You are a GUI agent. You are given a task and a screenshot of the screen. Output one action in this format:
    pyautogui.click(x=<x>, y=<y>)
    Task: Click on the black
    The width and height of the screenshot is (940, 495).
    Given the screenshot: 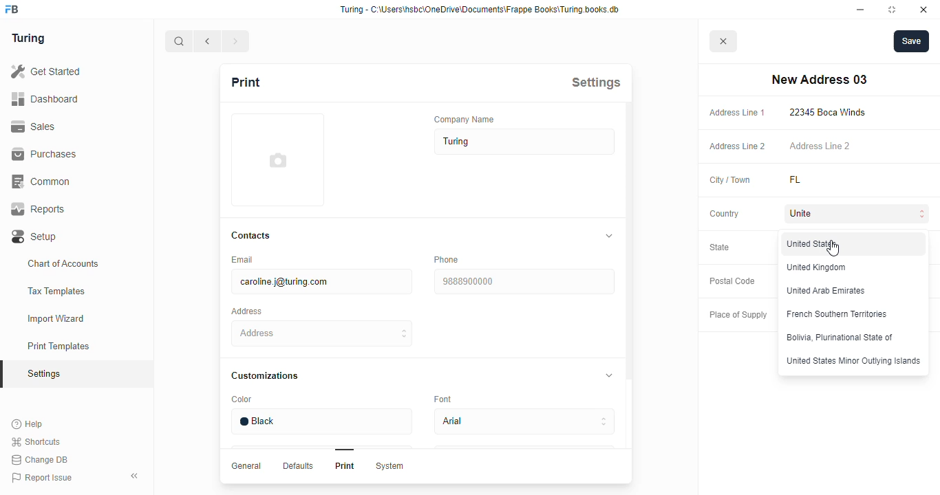 What is the action you would take?
    pyautogui.click(x=321, y=421)
    